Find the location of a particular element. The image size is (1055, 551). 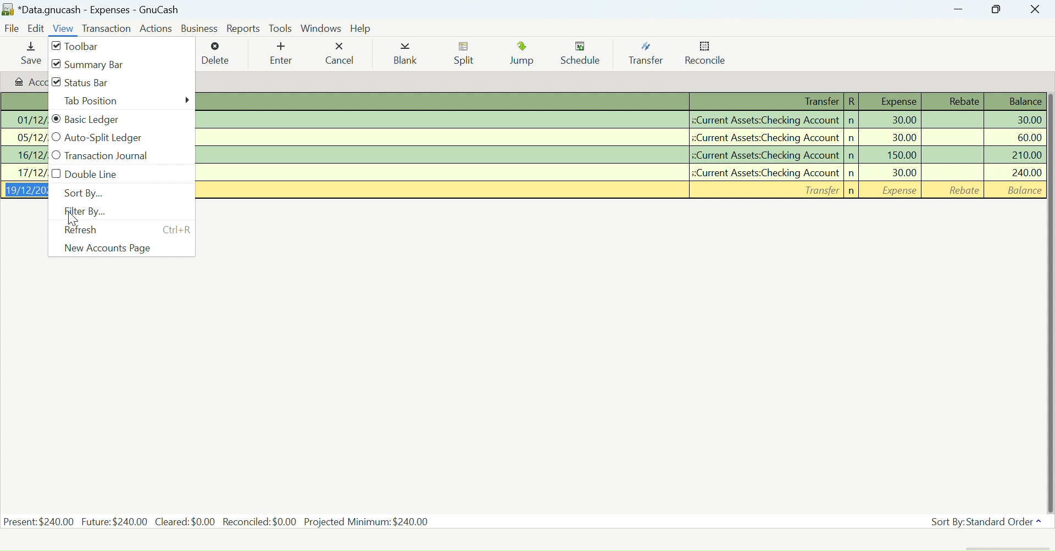

Schedule is located at coordinates (584, 54).